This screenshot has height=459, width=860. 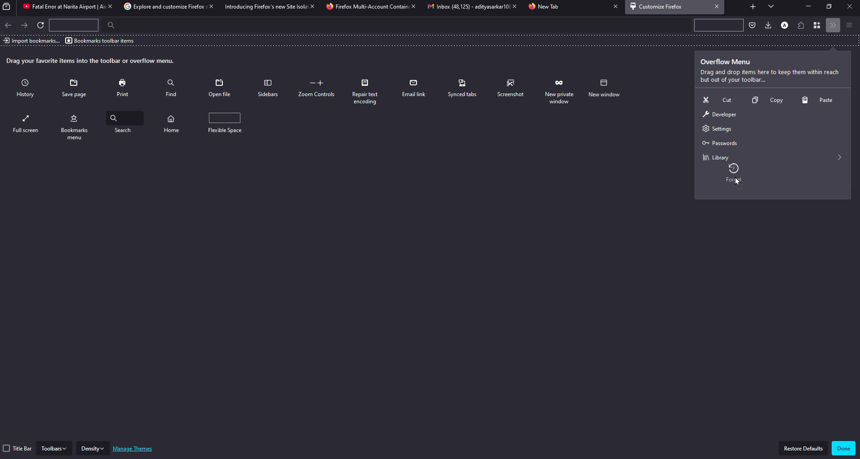 What do you see at coordinates (54, 448) in the screenshot?
I see `toolbars` at bounding box center [54, 448].